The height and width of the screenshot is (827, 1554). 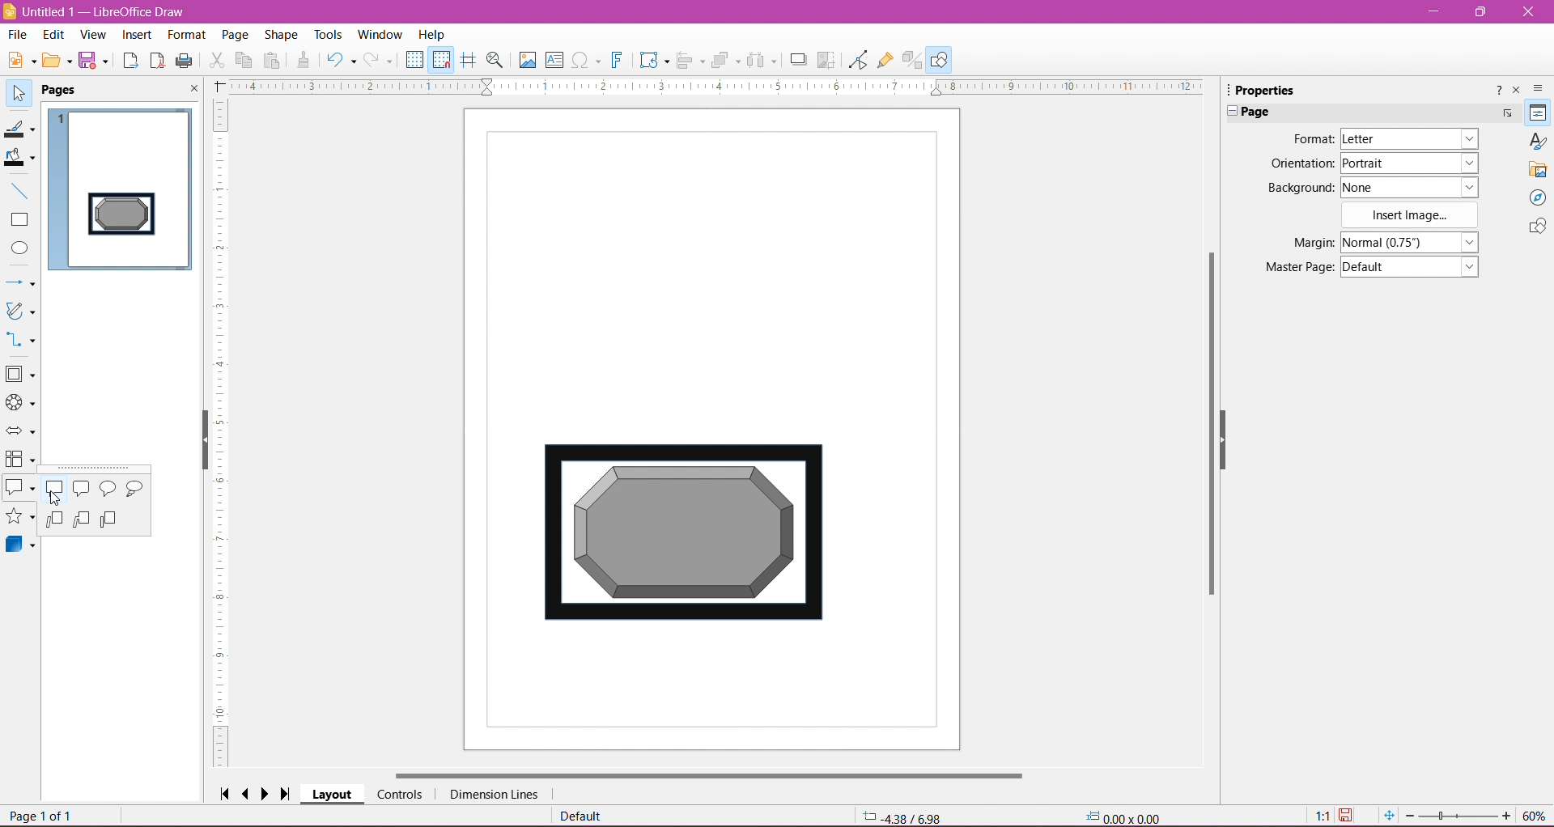 I want to click on Curves and Polygons, so click(x=20, y=312).